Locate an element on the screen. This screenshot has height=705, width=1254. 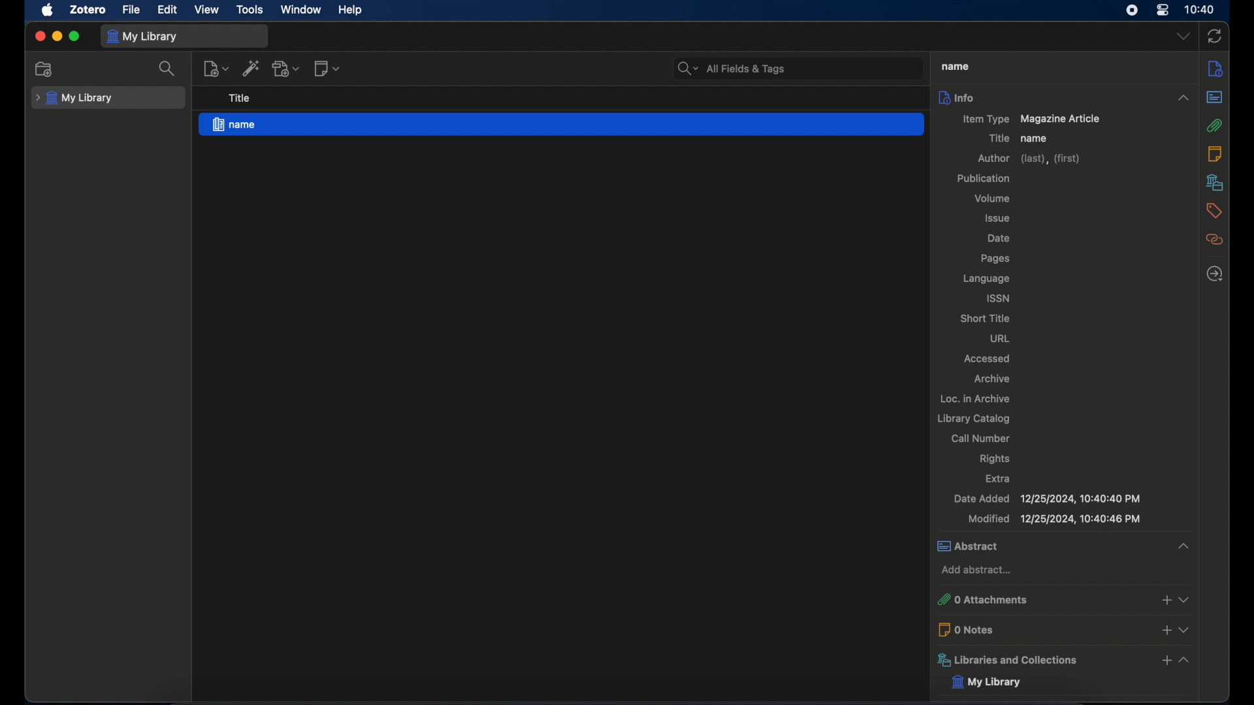
title is located at coordinates (998, 138).